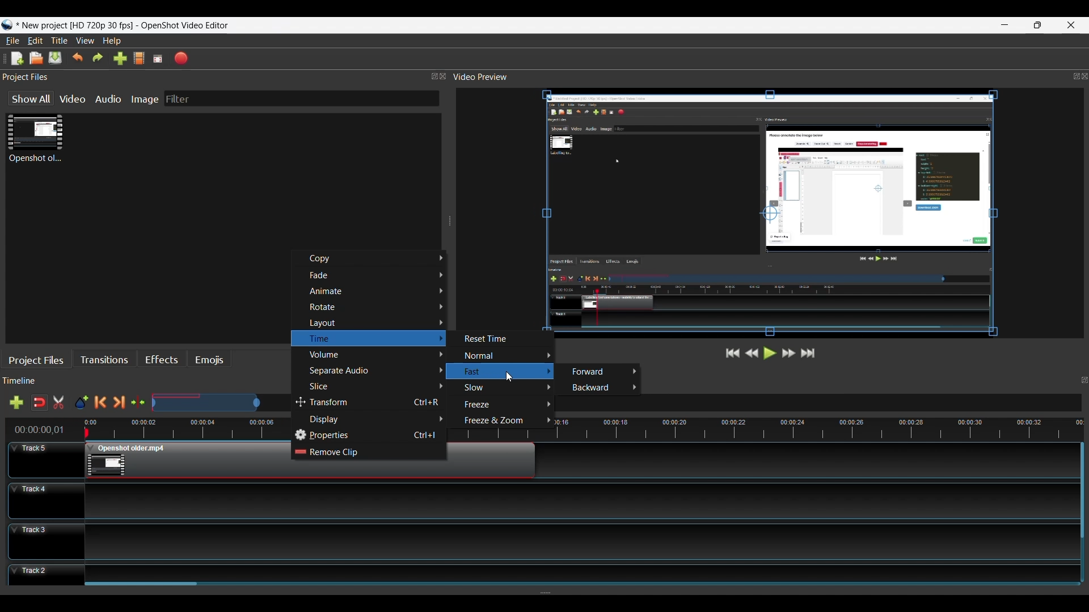 Image resolution: width=1089 pixels, height=612 pixels. Describe the element at coordinates (1039, 25) in the screenshot. I see `Restore` at that location.